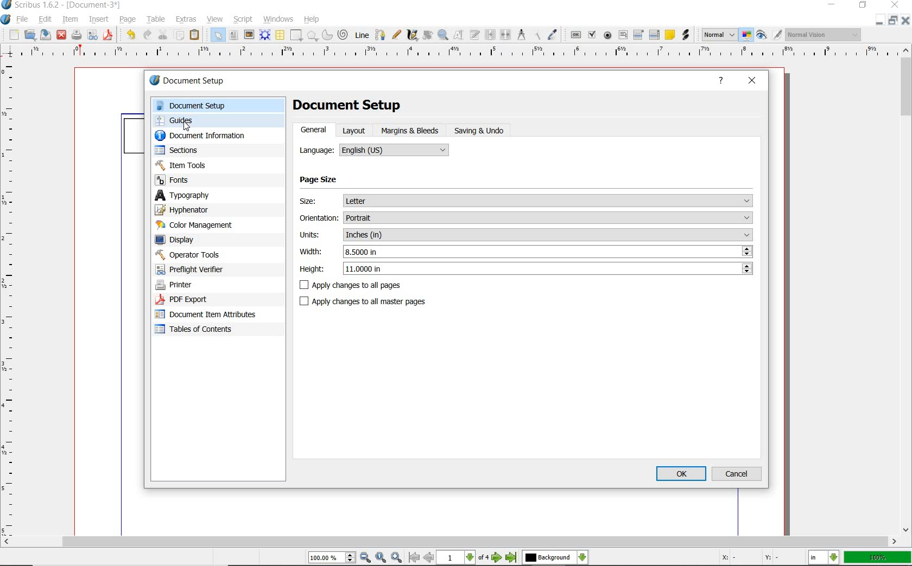  Describe the element at coordinates (320, 181) in the screenshot. I see `page size` at that location.